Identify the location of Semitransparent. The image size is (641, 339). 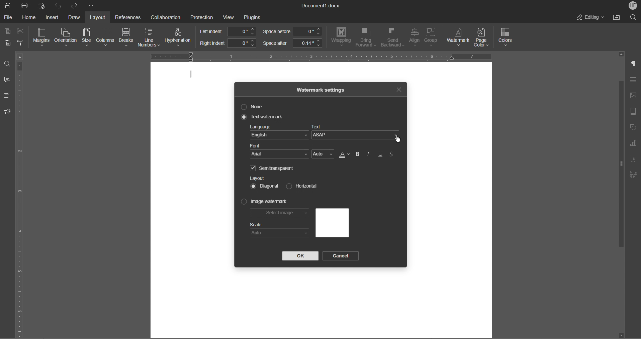
(273, 168).